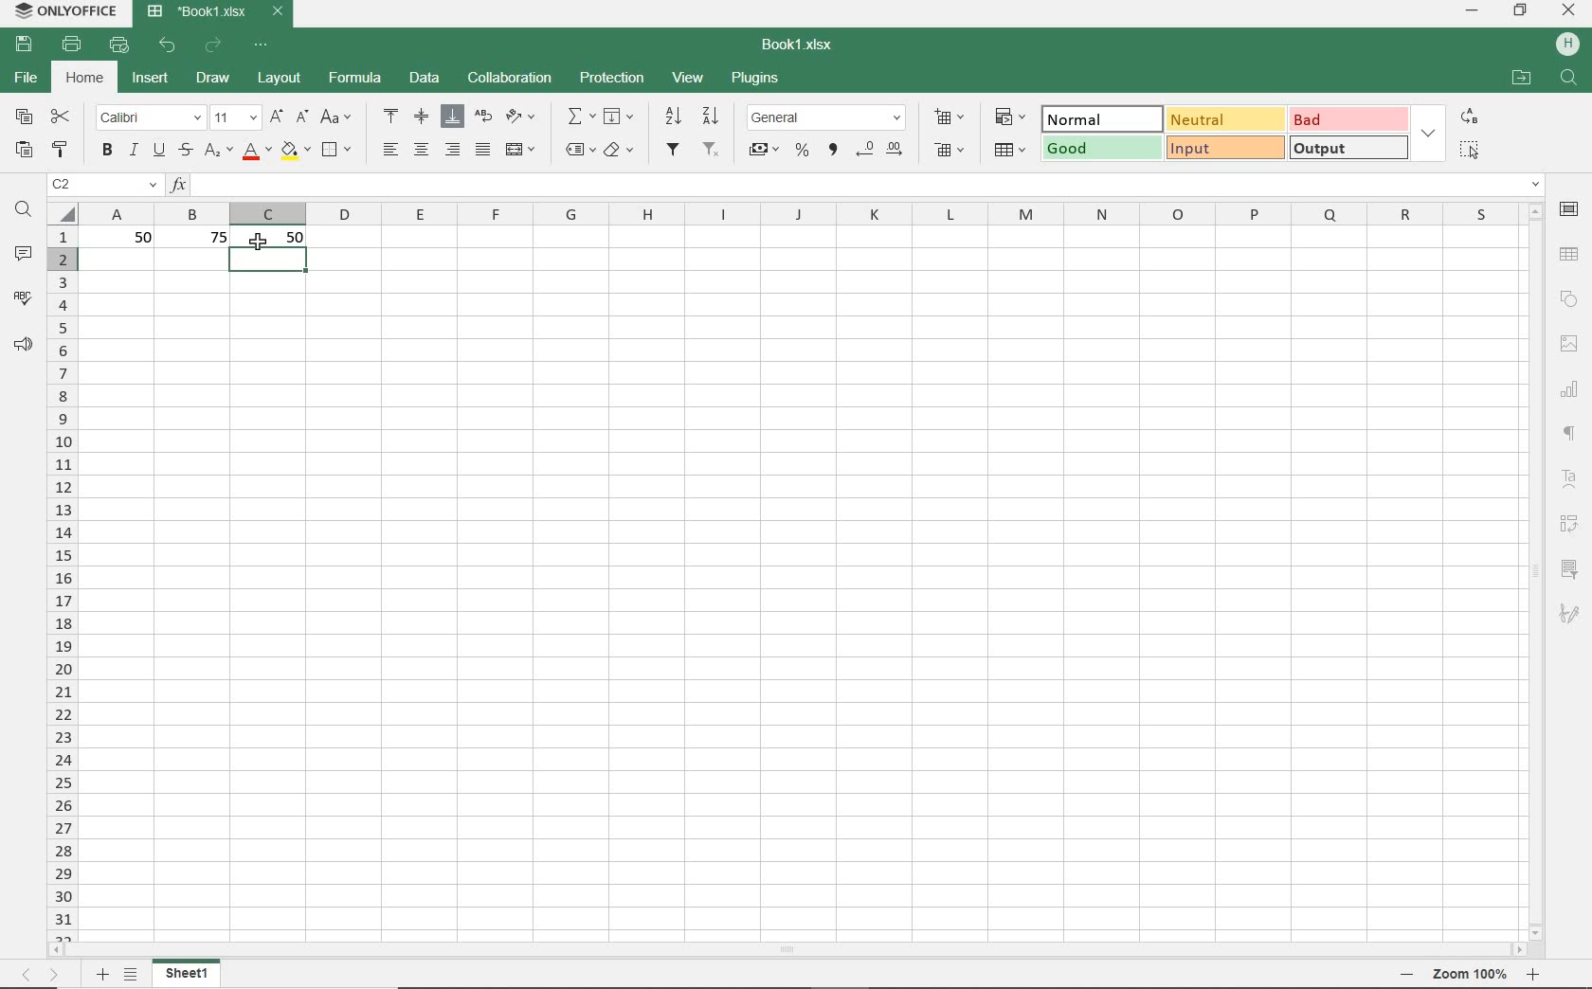  I want to click on file, so click(24, 80).